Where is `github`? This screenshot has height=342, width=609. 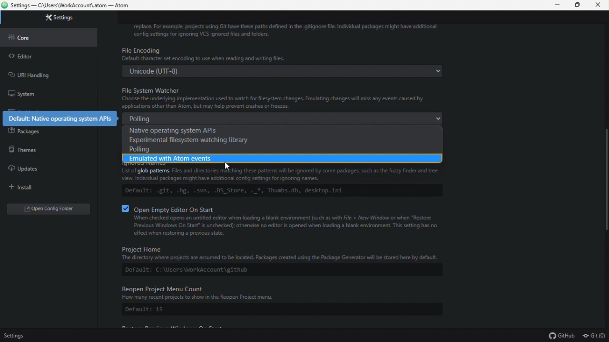
github is located at coordinates (563, 336).